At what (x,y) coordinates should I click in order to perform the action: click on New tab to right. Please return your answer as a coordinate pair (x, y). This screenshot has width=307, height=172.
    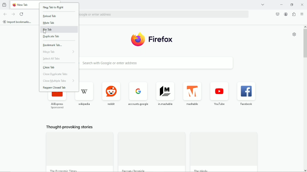
    Looking at the image, I should click on (53, 8).